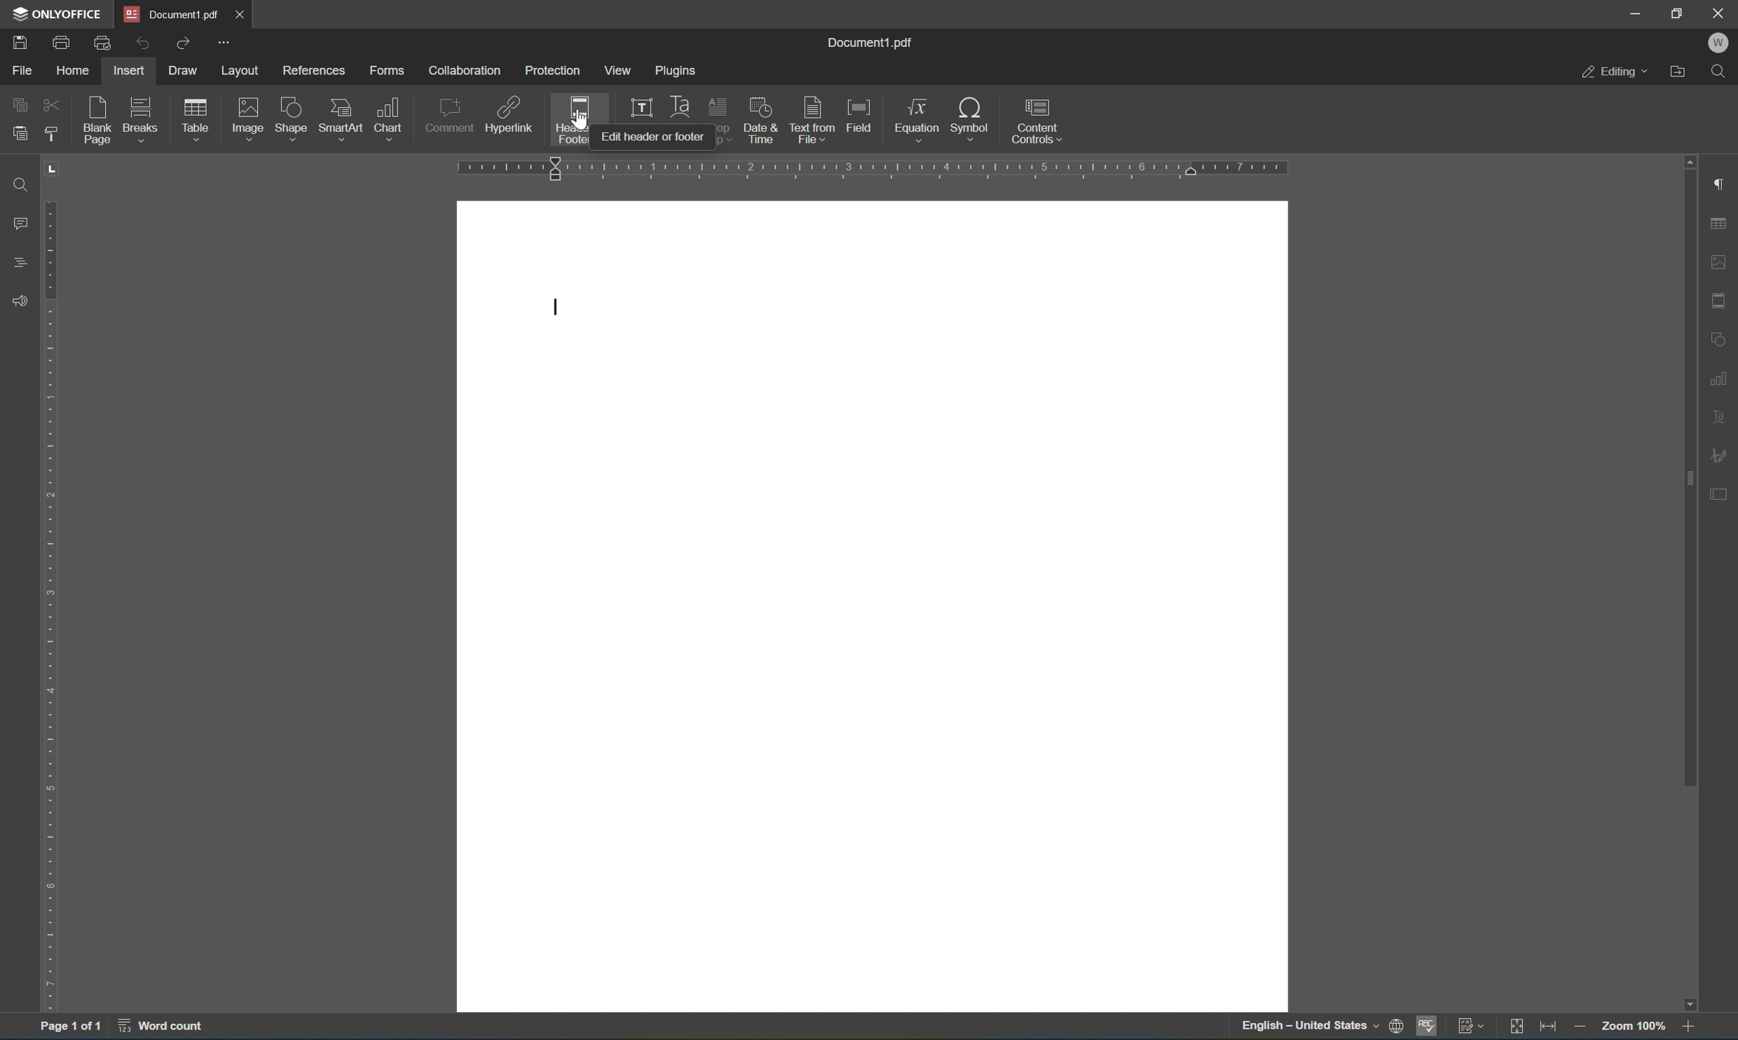 The image size is (1738, 1040). I want to click on equation, so click(919, 119).